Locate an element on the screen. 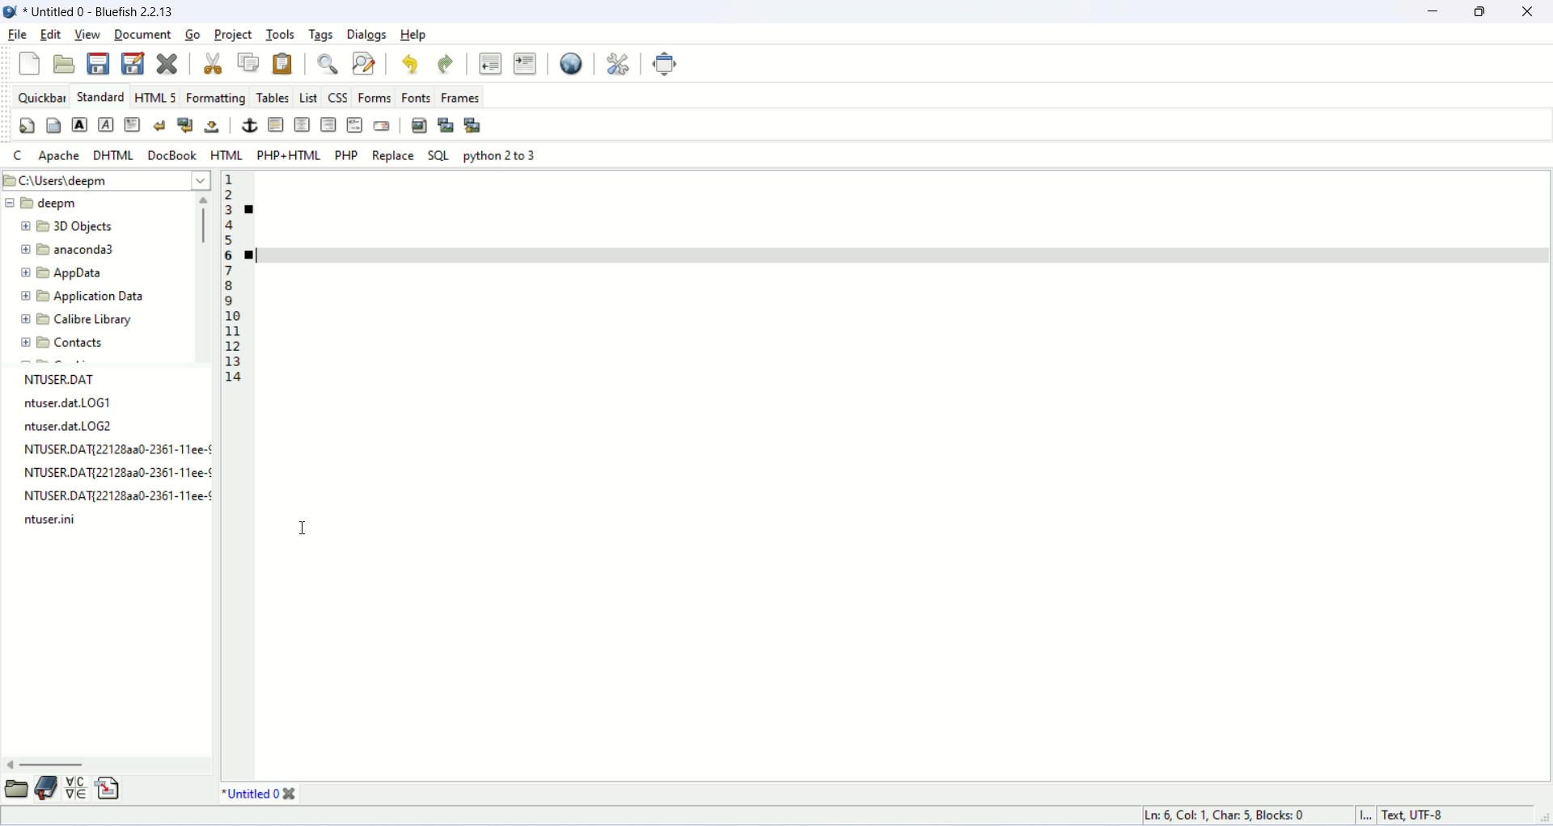  center is located at coordinates (303, 124).